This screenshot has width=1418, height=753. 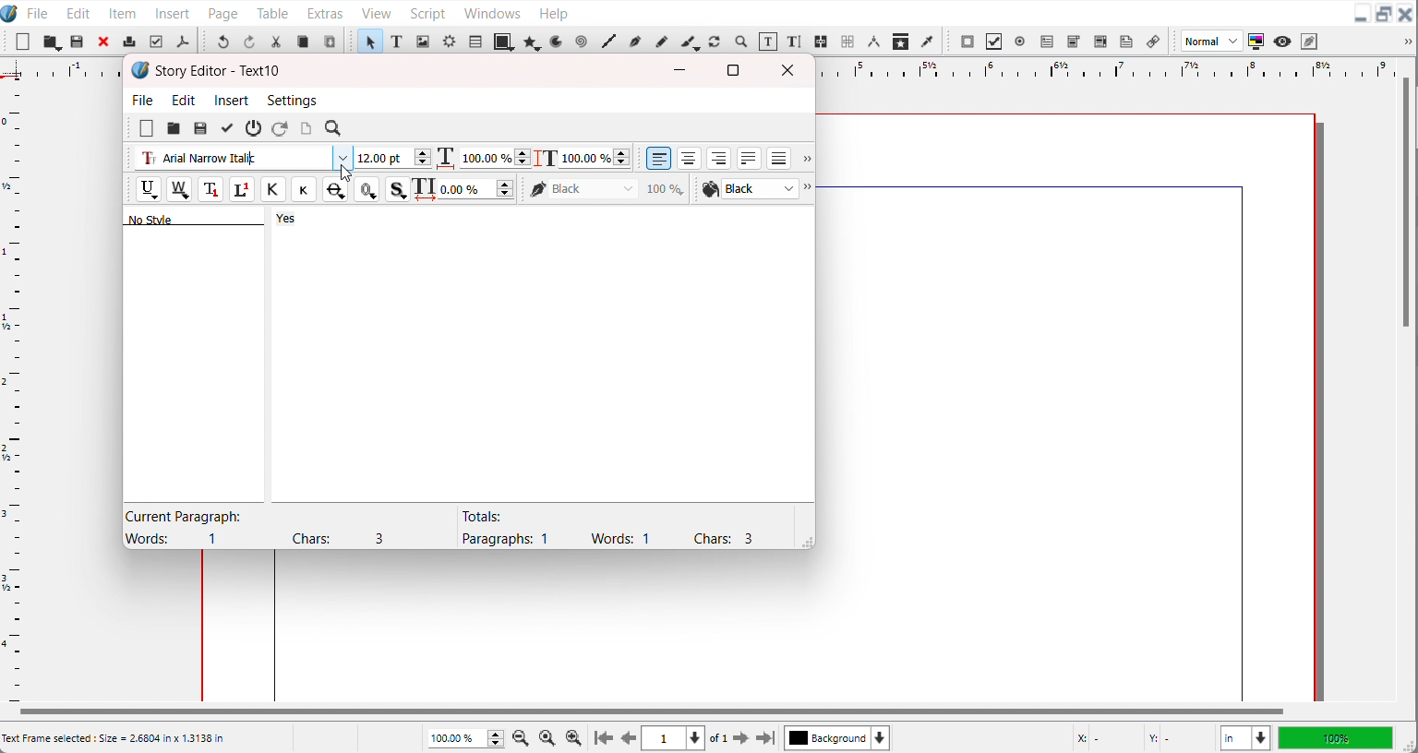 What do you see at coordinates (242, 159) in the screenshot?
I see `Font type` at bounding box center [242, 159].